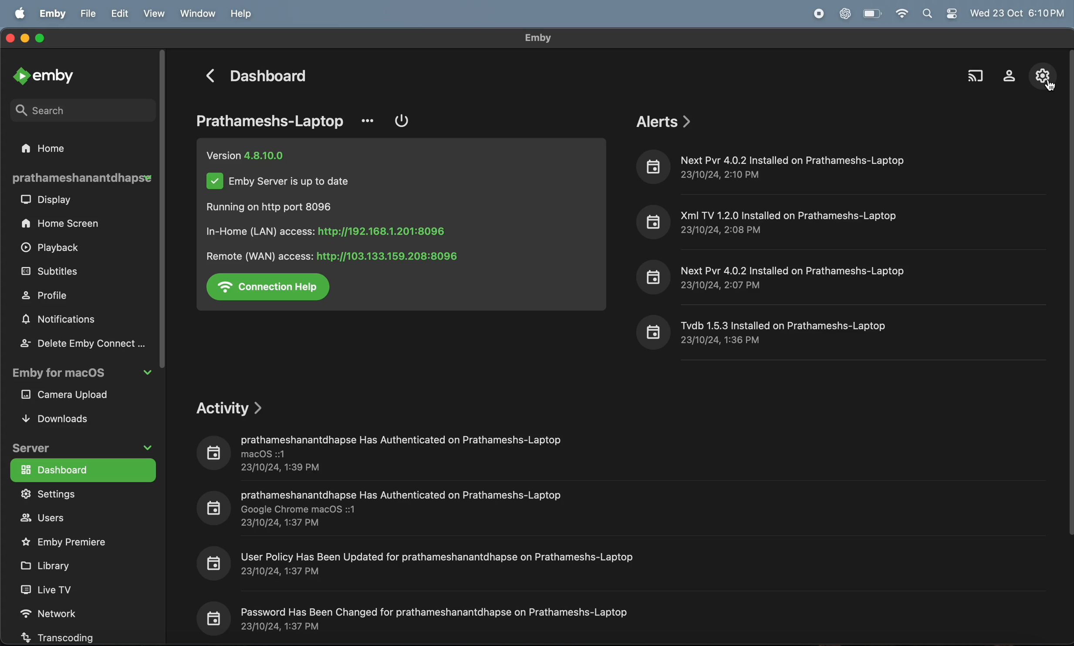 Image resolution: width=1074 pixels, height=646 pixels. I want to click on time and date, so click(1017, 13).